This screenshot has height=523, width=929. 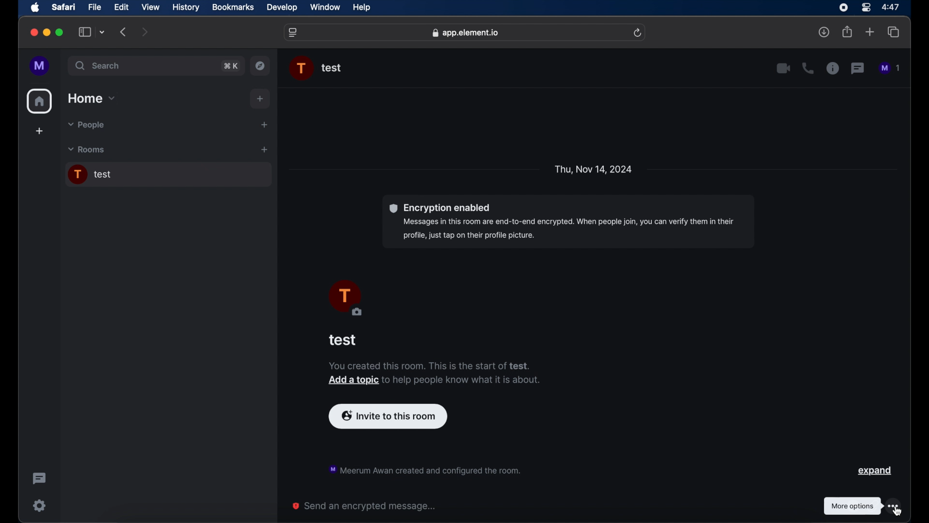 What do you see at coordinates (92, 98) in the screenshot?
I see `home dropdown` at bounding box center [92, 98].